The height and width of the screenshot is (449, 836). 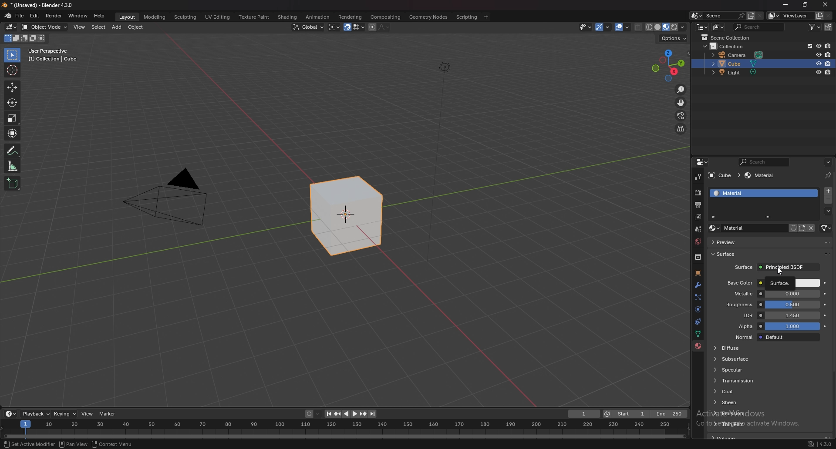 What do you see at coordinates (829, 201) in the screenshot?
I see `remove material` at bounding box center [829, 201].